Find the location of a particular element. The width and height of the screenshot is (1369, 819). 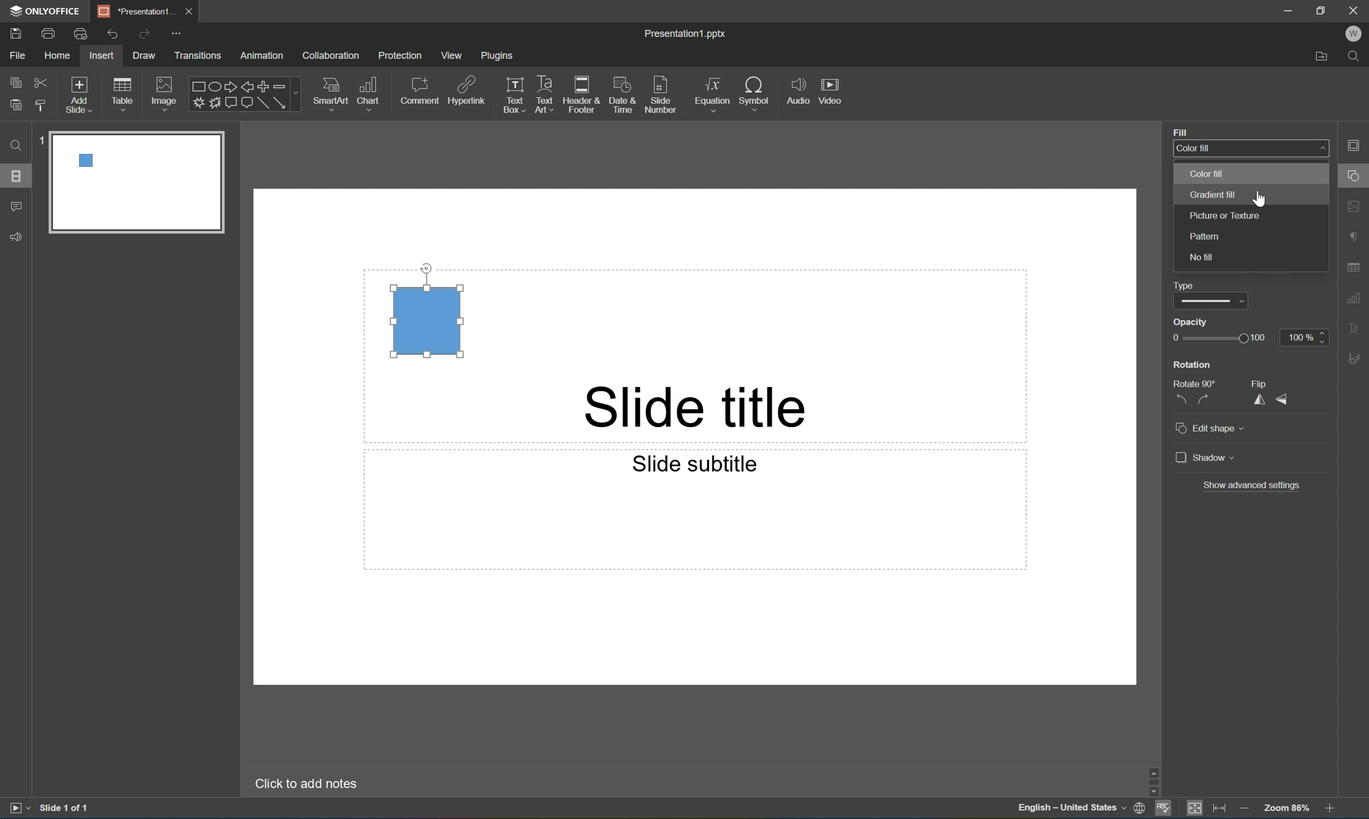

Chart is located at coordinates (367, 92).